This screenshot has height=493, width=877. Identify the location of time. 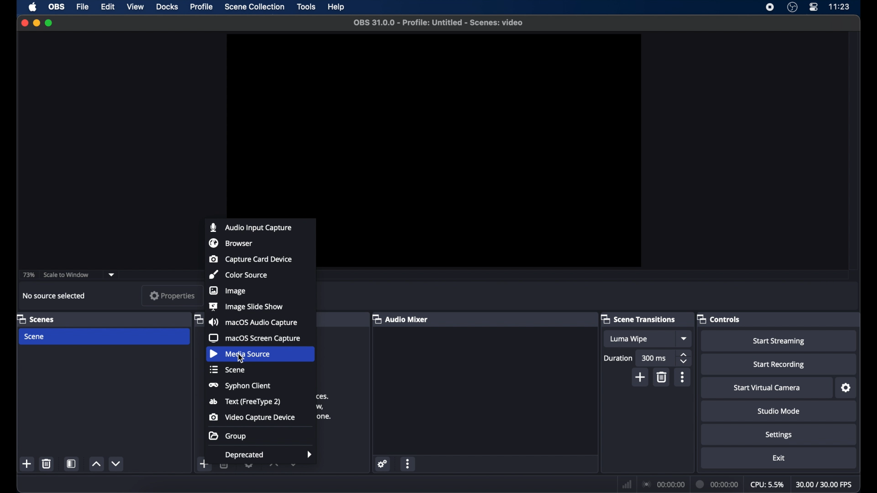
(840, 6).